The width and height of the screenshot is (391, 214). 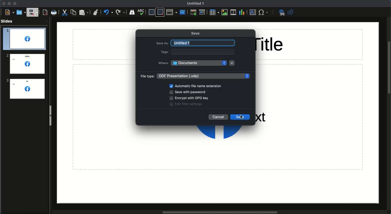 What do you see at coordinates (190, 92) in the screenshot?
I see `Save with password` at bounding box center [190, 92].